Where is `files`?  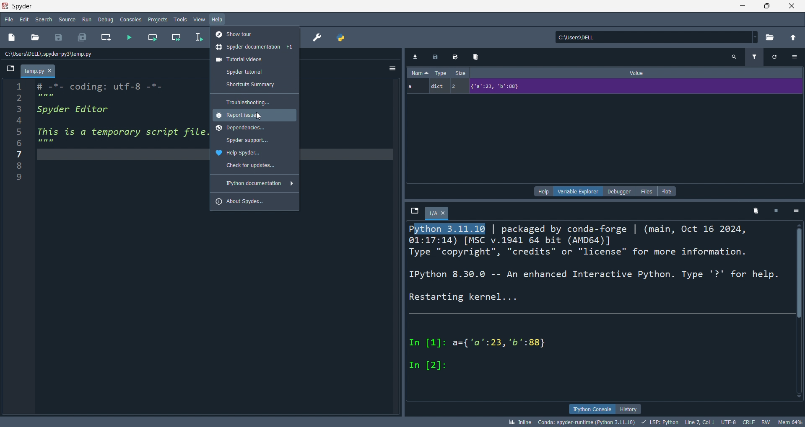
files is located at coordinates (648, 191).